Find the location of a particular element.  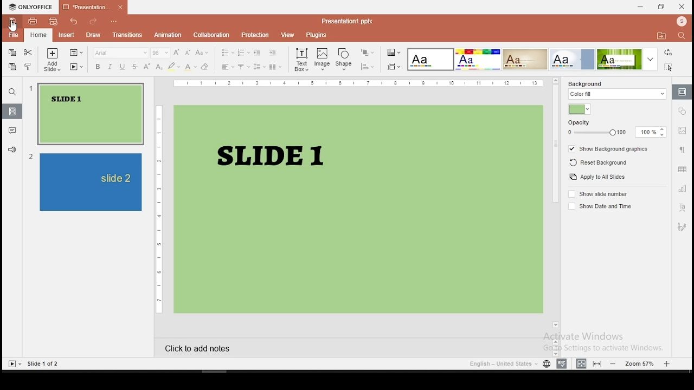

font size is located at coordinates (160, 53).